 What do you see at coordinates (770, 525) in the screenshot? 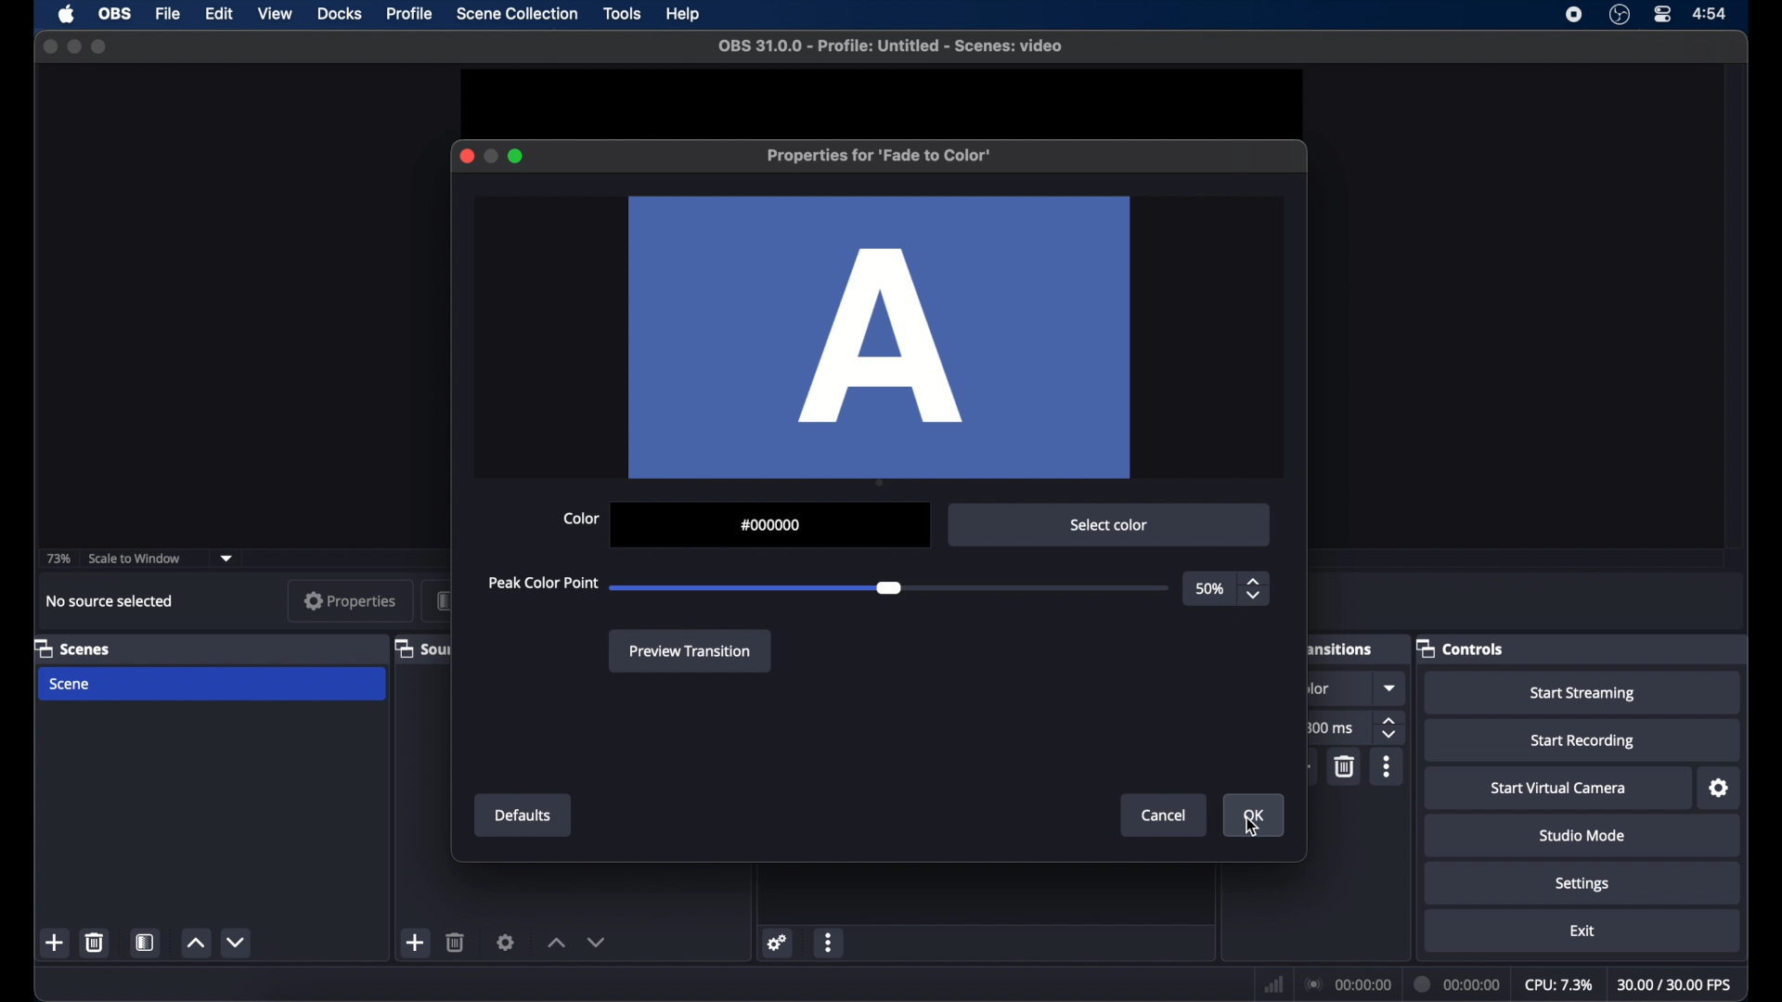
I see `000000` at bounding box center [770, 525].